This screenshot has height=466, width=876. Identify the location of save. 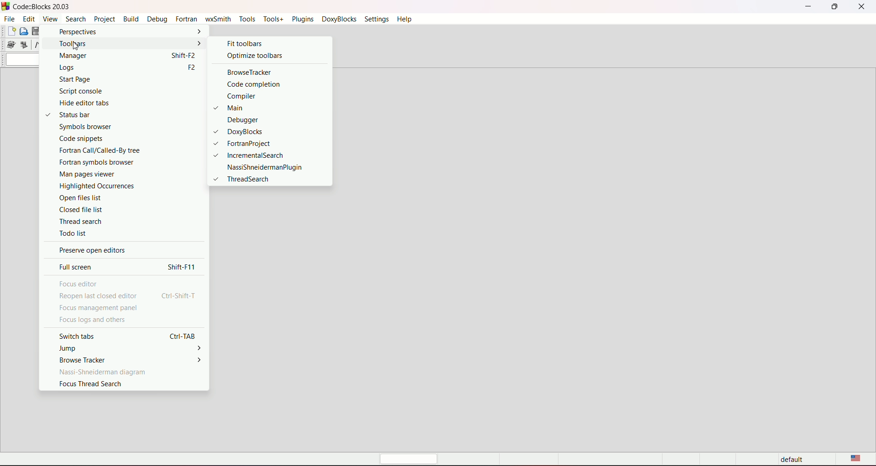
(36, 31).